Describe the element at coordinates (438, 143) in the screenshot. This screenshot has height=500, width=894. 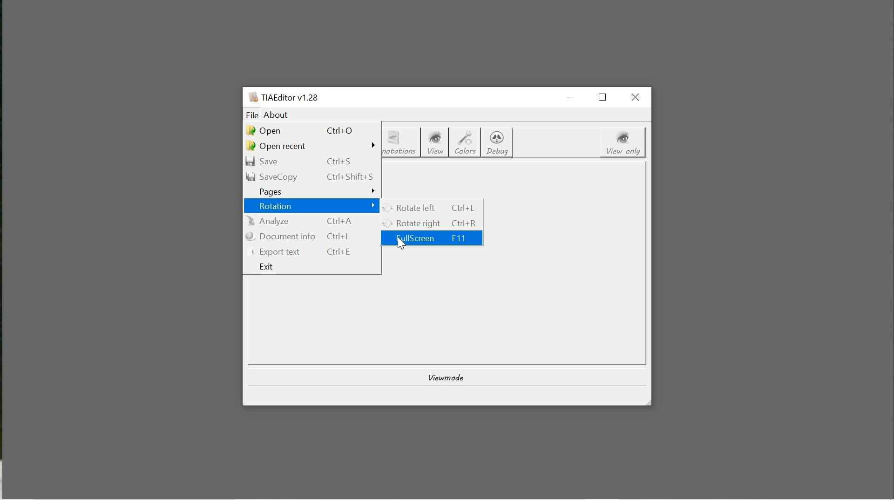
I see `view` at that location.